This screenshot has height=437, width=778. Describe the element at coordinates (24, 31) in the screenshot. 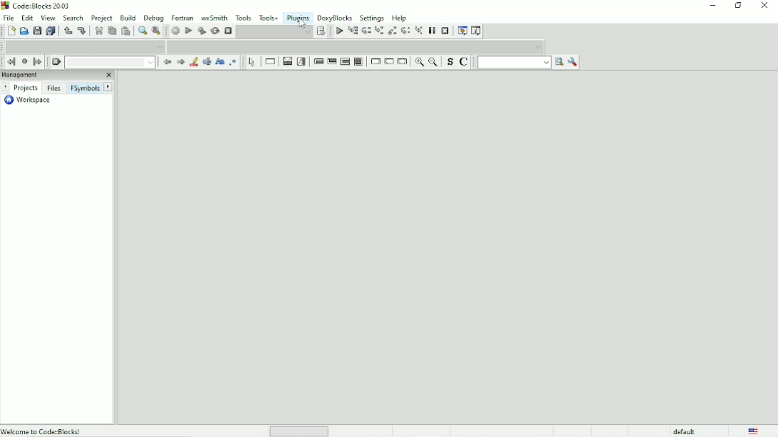

I see `Open` at that location.